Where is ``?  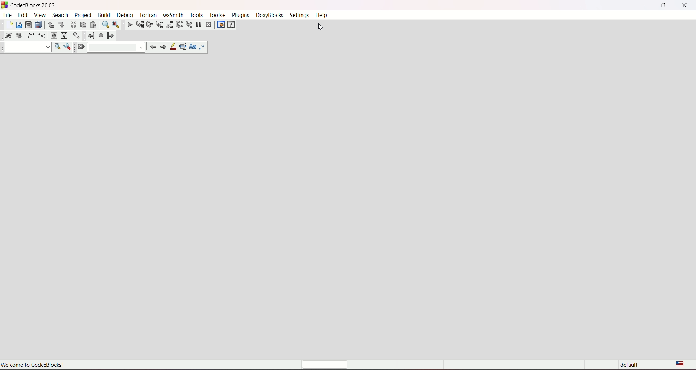  is located at coordinates (681, 365).